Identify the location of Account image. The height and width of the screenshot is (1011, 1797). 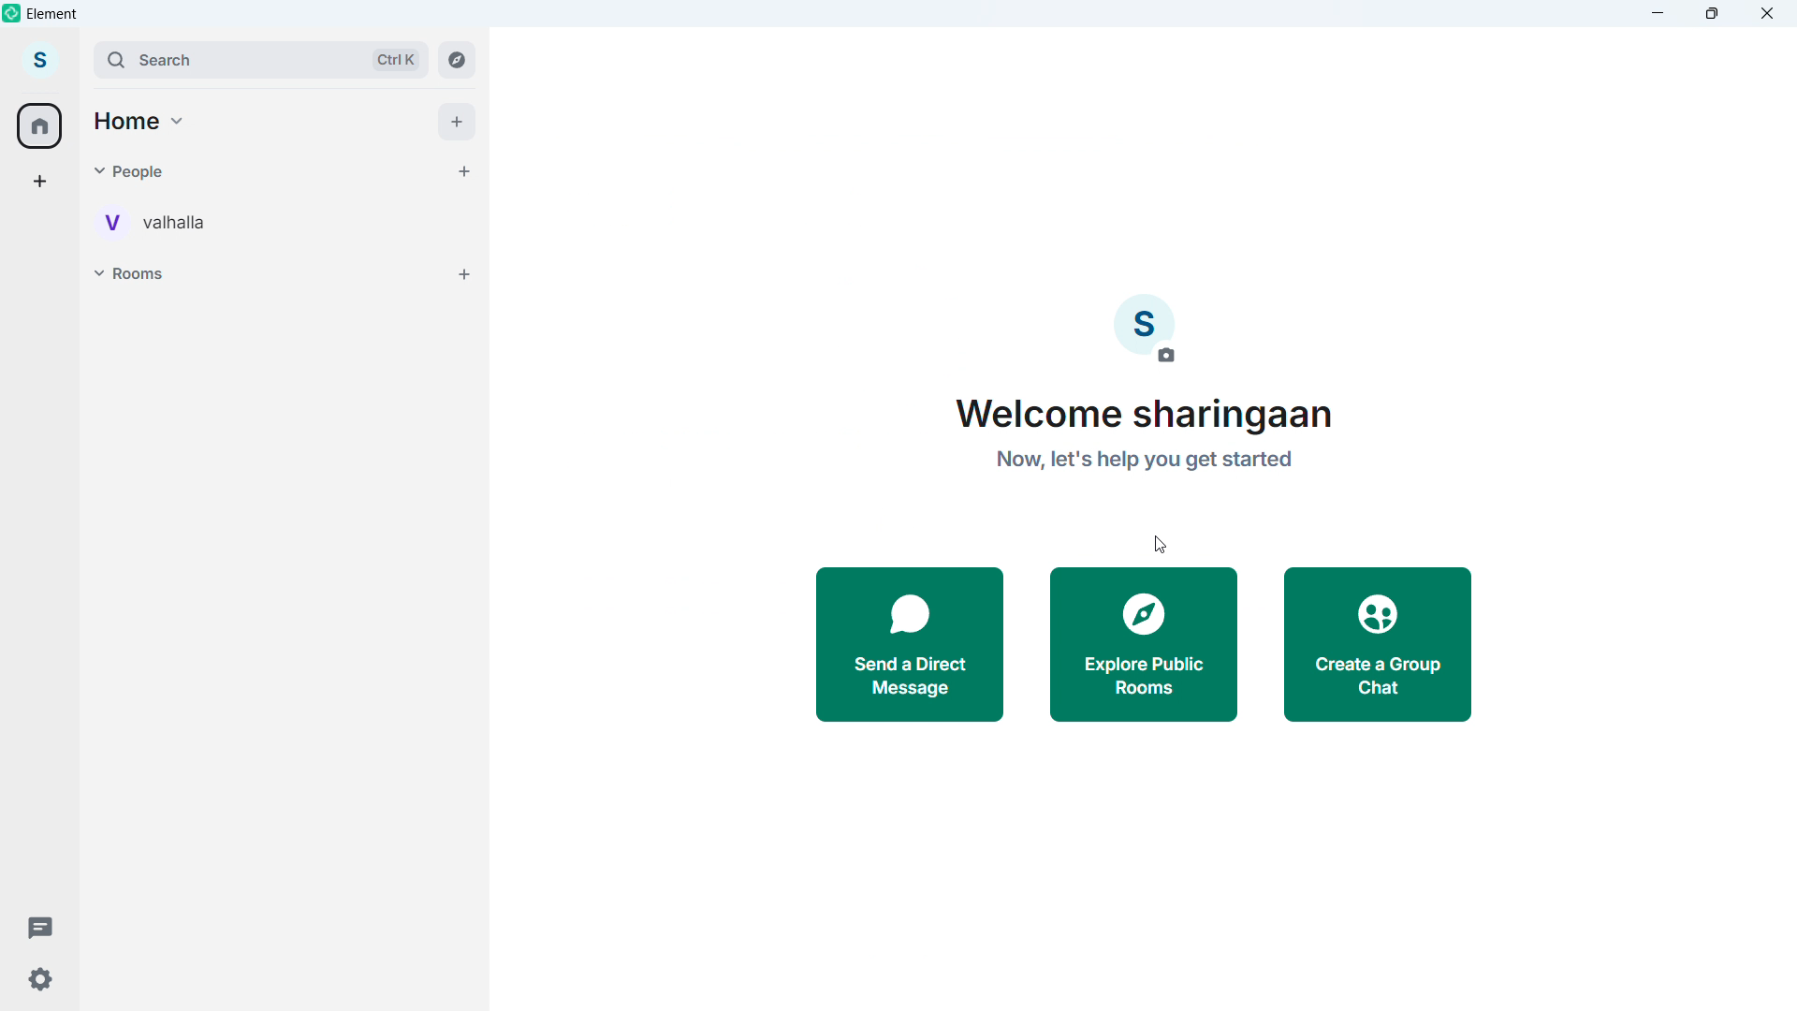
(1145, 330).